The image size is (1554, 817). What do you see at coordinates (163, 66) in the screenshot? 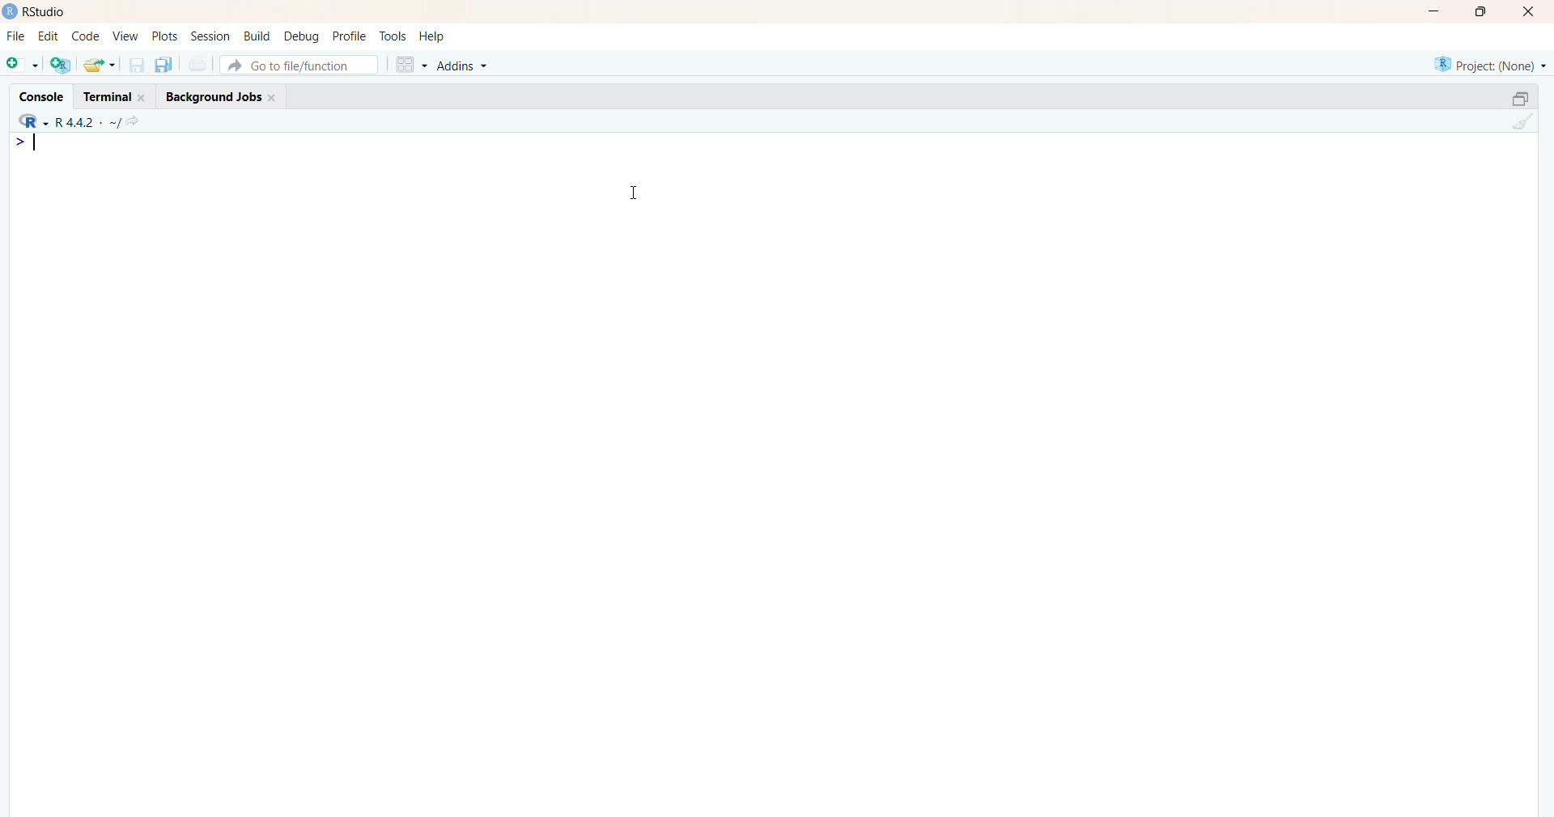
I see `save all open documents` at bounding box center [163, 66].